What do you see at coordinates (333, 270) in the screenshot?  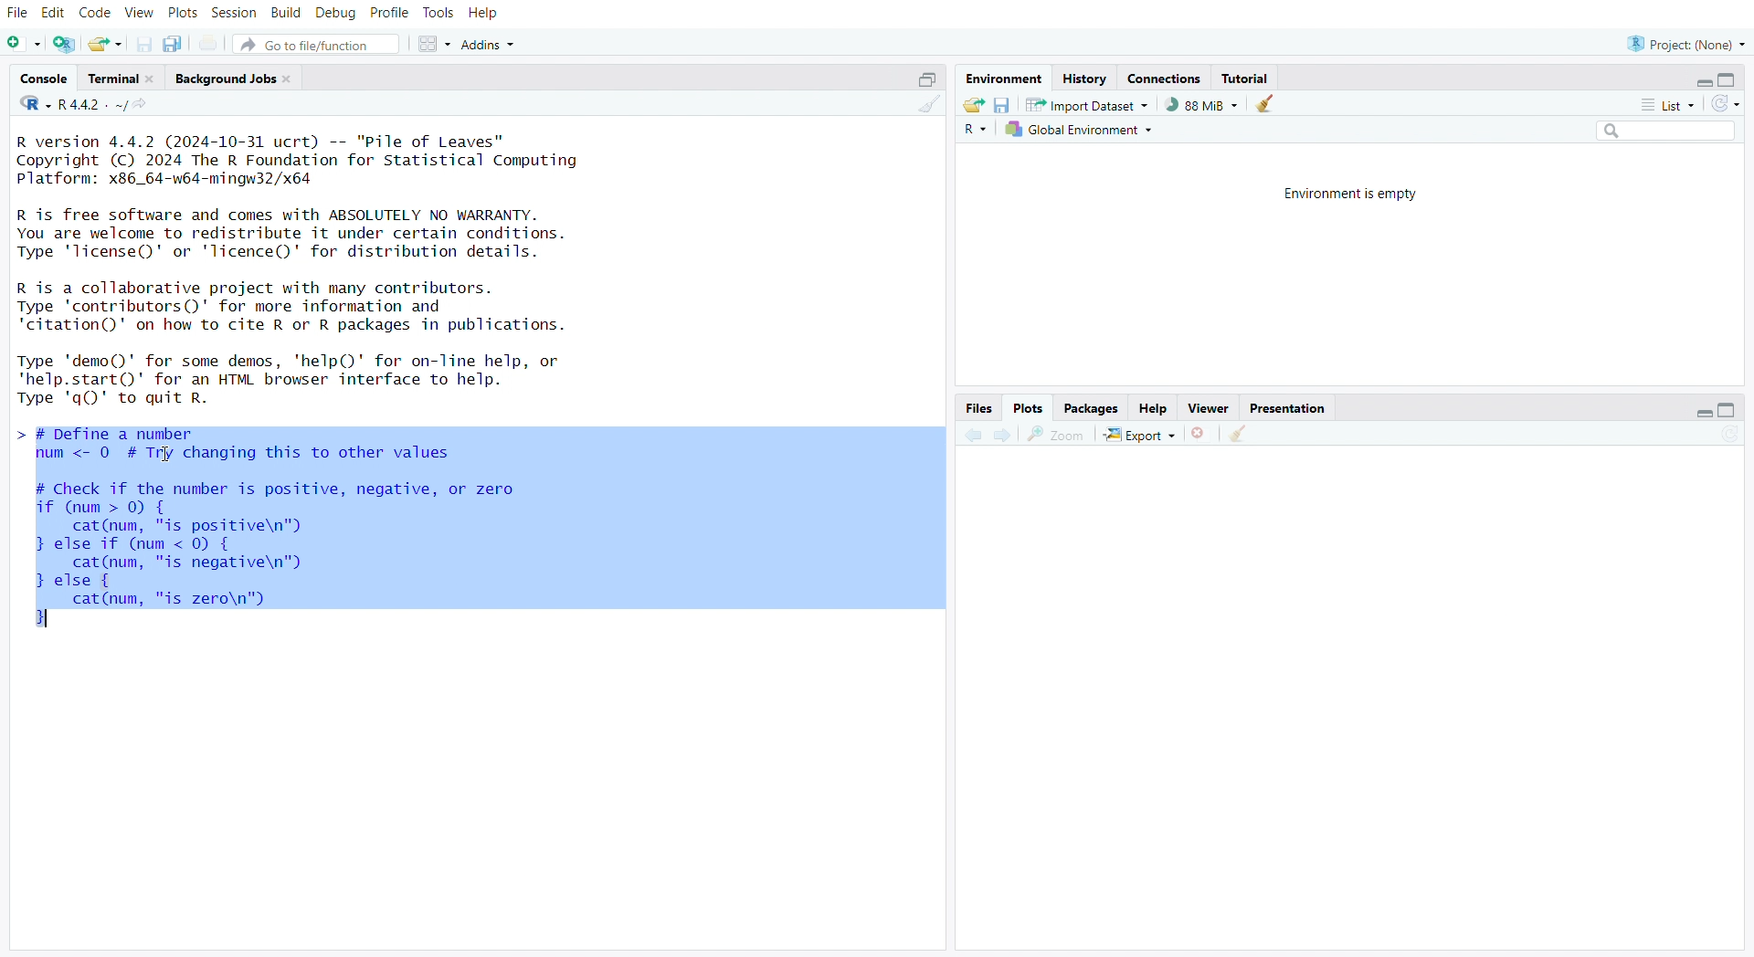 I see `R version 4.4.2 (2024-10-31 ucrt) -- "Pile of Leaves"
Copyright (C) 2024 The R Foundation for Statistical Computing
Platform: x86_64-w64-mingw32/x64

R is free software and comes with ABSOLUTELY NO WARRANTY.
You are welcome to redistribute it under certain conditions.
Type 'license()' or 'licence()' for distribution details.

R is a collaborative project with many contributors.

Type 'contributors()' for more information and

"citation()' on how to cite R or R packages in publications.
Type 'demo()' for some demos, 'help()' for on-line help, or
'help.start()' for an HTML browser interface to help.

Type 'qQ)' to quit R.

>` at bounding box center [333, 270].